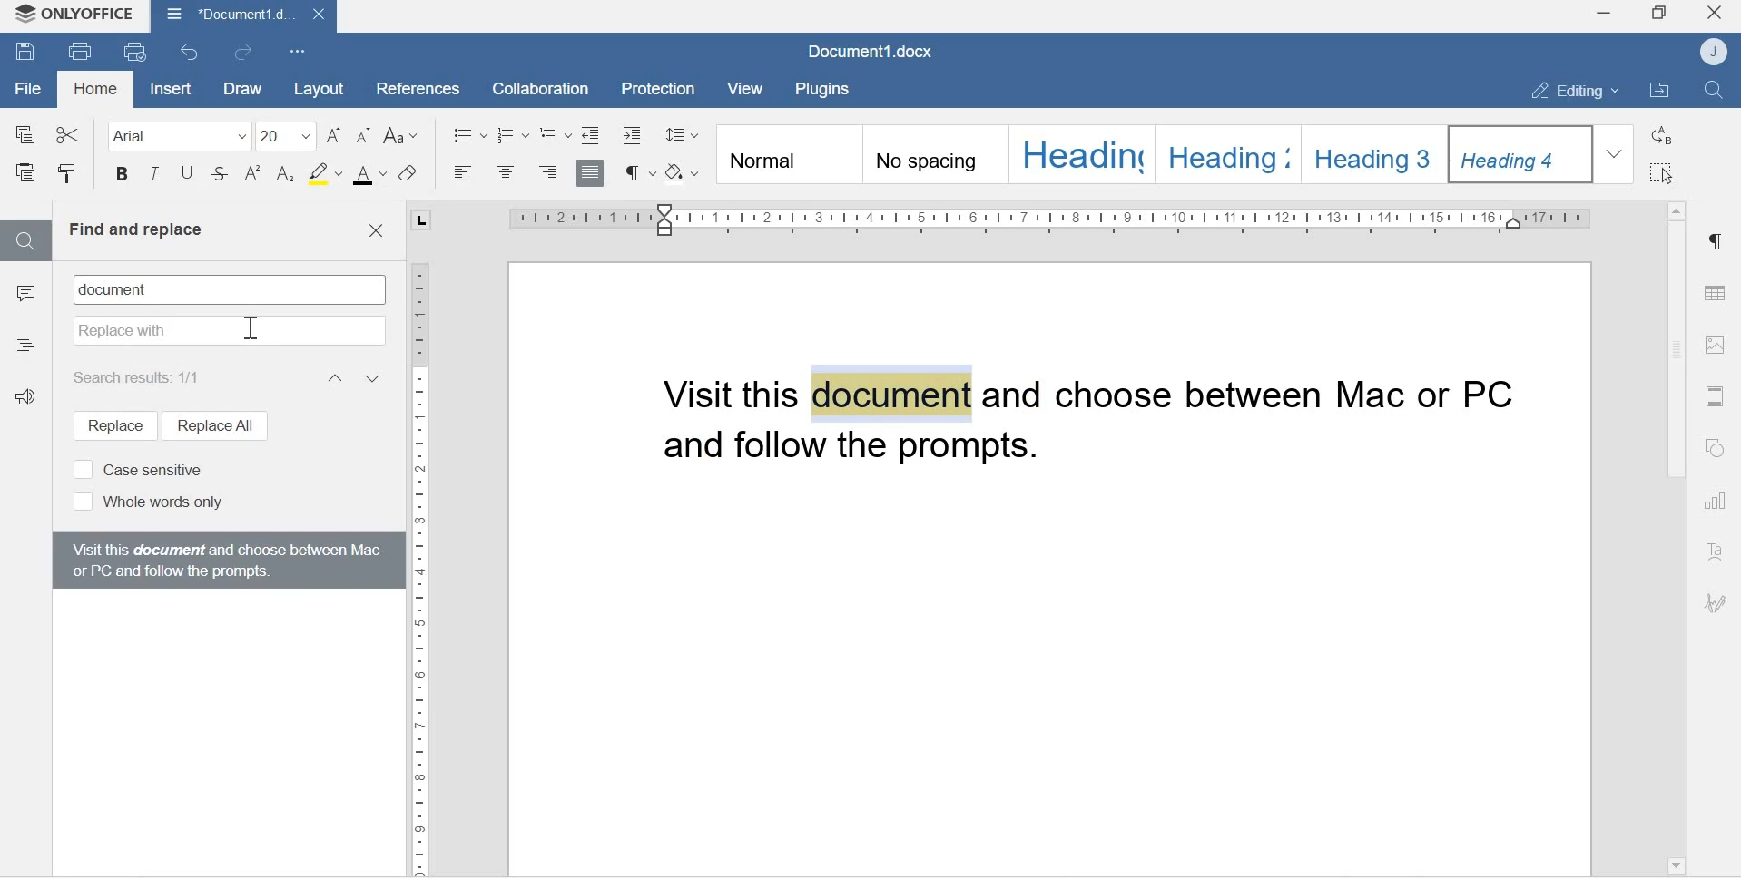 This screenshot has height=878, width=1741. Describe the element at coordinates (28, 174) in the screenshot. I see `Paste` at that location.